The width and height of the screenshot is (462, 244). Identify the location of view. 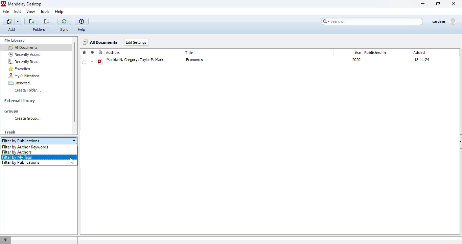
(31, 11).